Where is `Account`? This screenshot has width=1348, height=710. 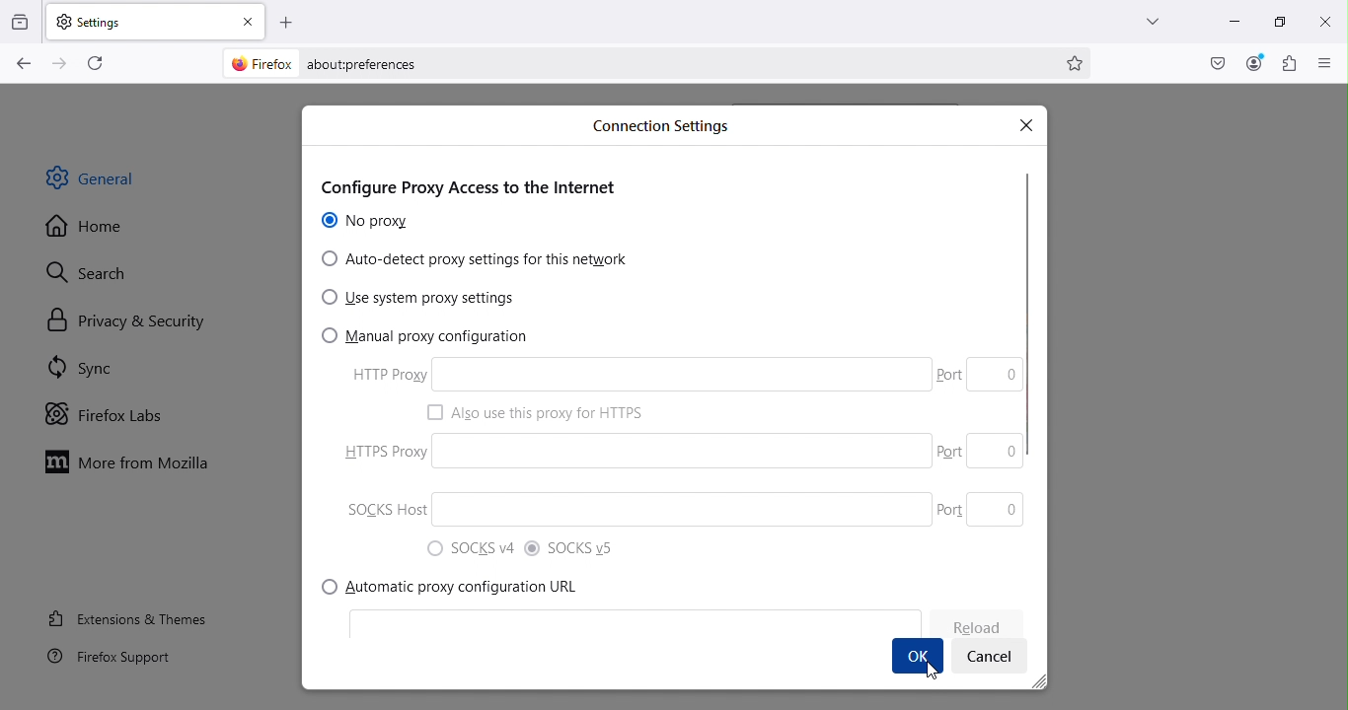
Account is located at coordinates (1252, 62).